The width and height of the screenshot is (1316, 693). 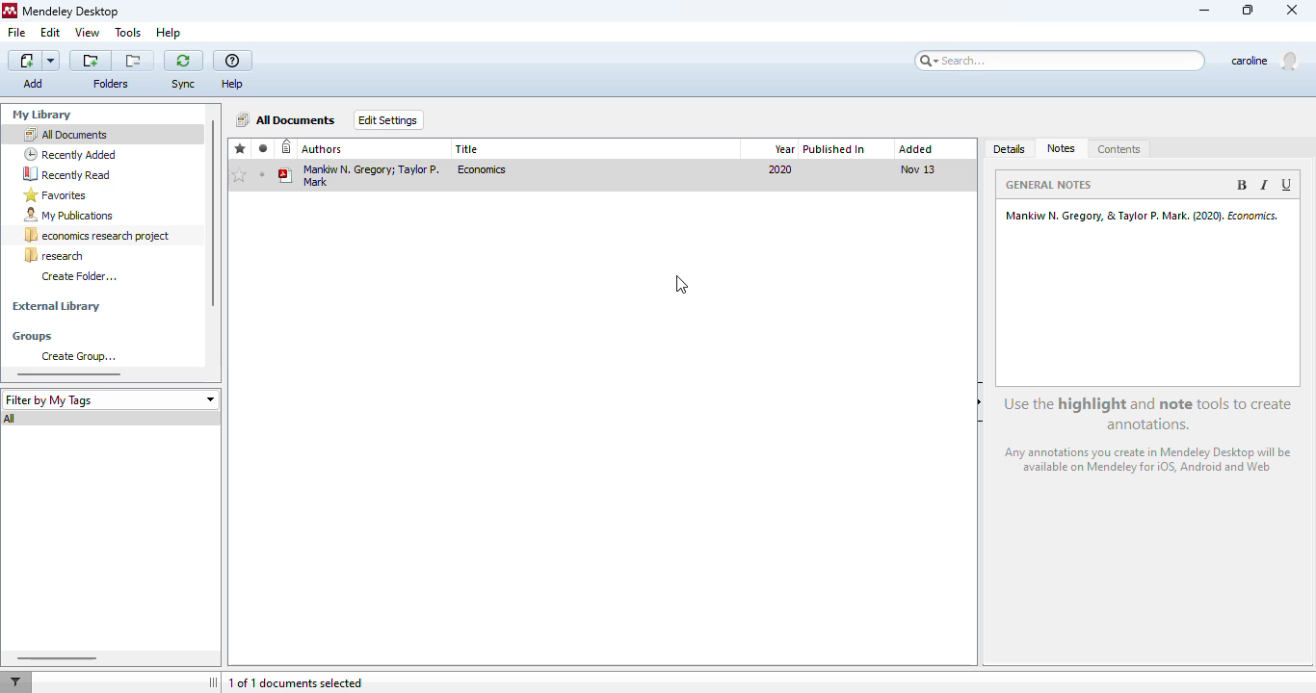 I want to click on year, so click(x=784, y=149).